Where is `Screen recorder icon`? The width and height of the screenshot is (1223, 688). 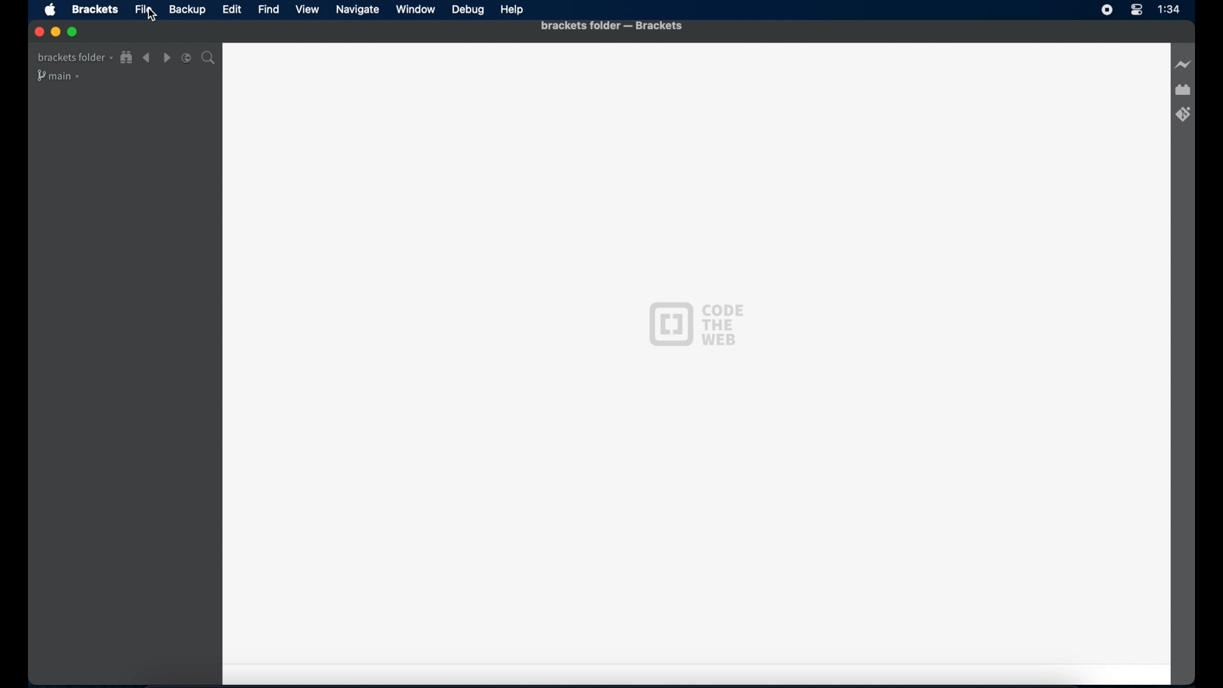 Screen recorder icon is located at coordinates (1108, 10).